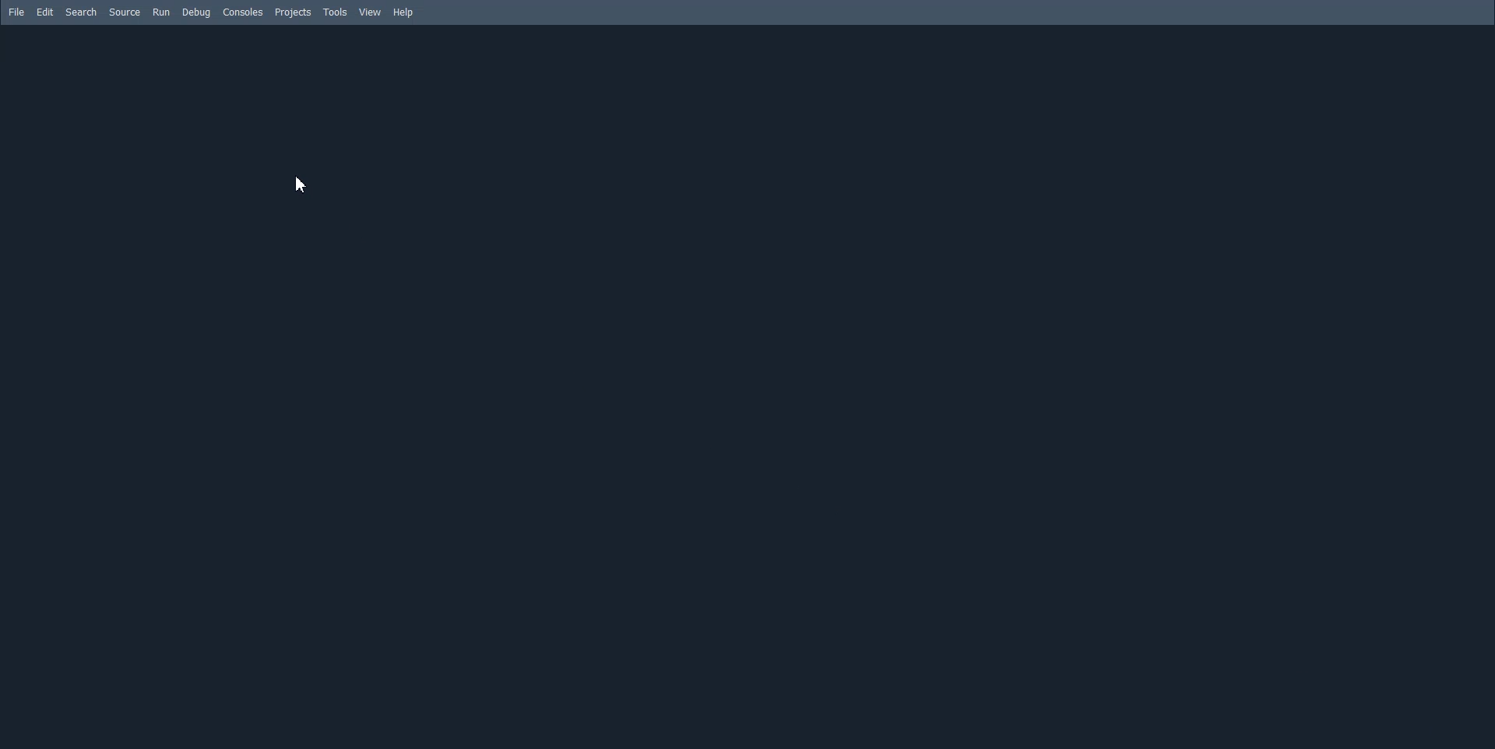 The height and width of the screenshot is (749, 1495). I want to click on Source, so click(125, 12).